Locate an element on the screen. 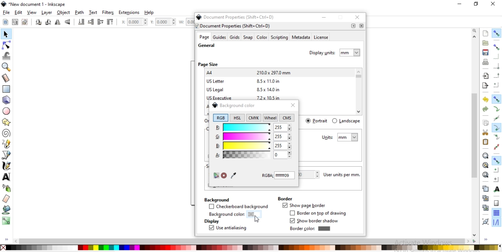 This screenshot has width=502, height=252. measurement tools is located at coordinates (7, 78).